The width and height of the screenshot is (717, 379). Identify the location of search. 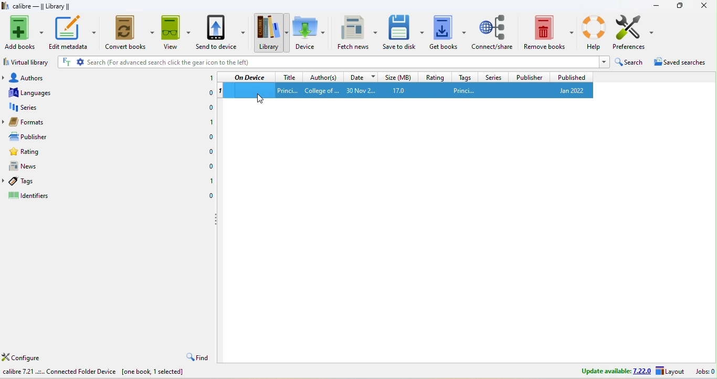
(630, 64).